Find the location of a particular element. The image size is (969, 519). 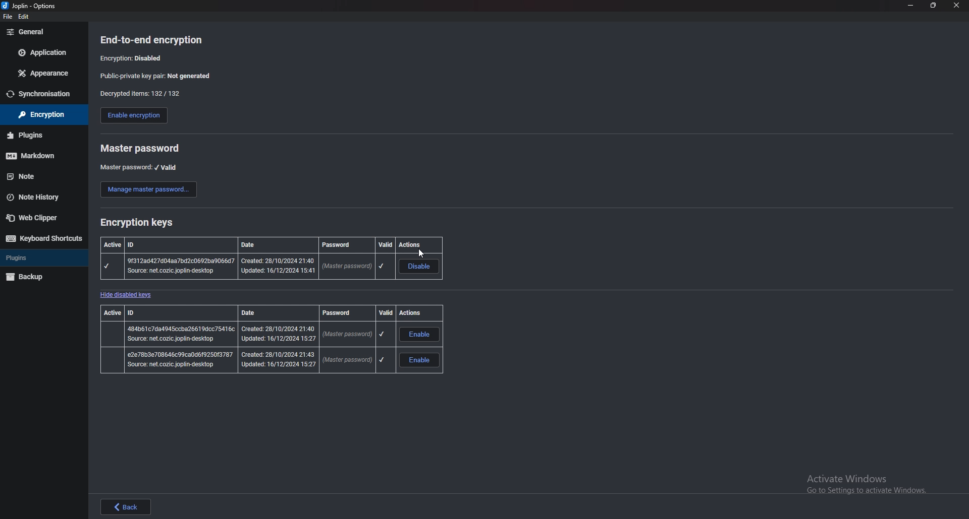

enable encryption is located at coordinates (134, 115).